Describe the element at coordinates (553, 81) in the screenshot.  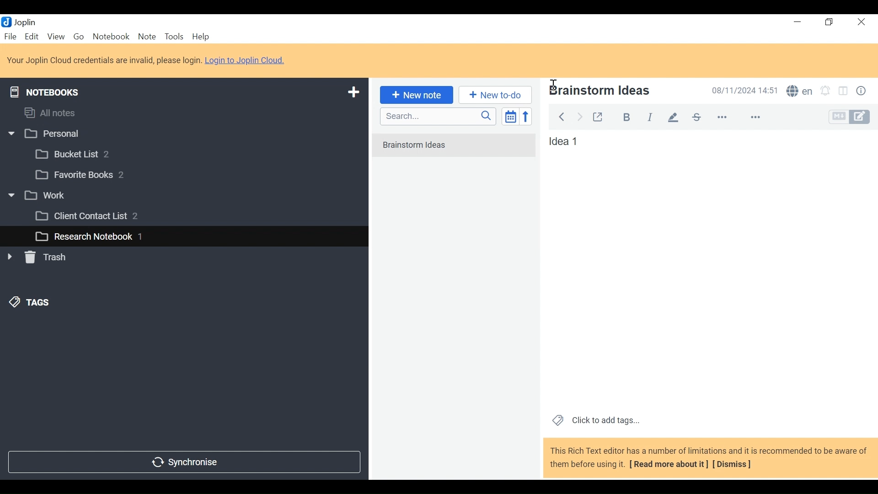
I see `Insertion Cursor` at that location.